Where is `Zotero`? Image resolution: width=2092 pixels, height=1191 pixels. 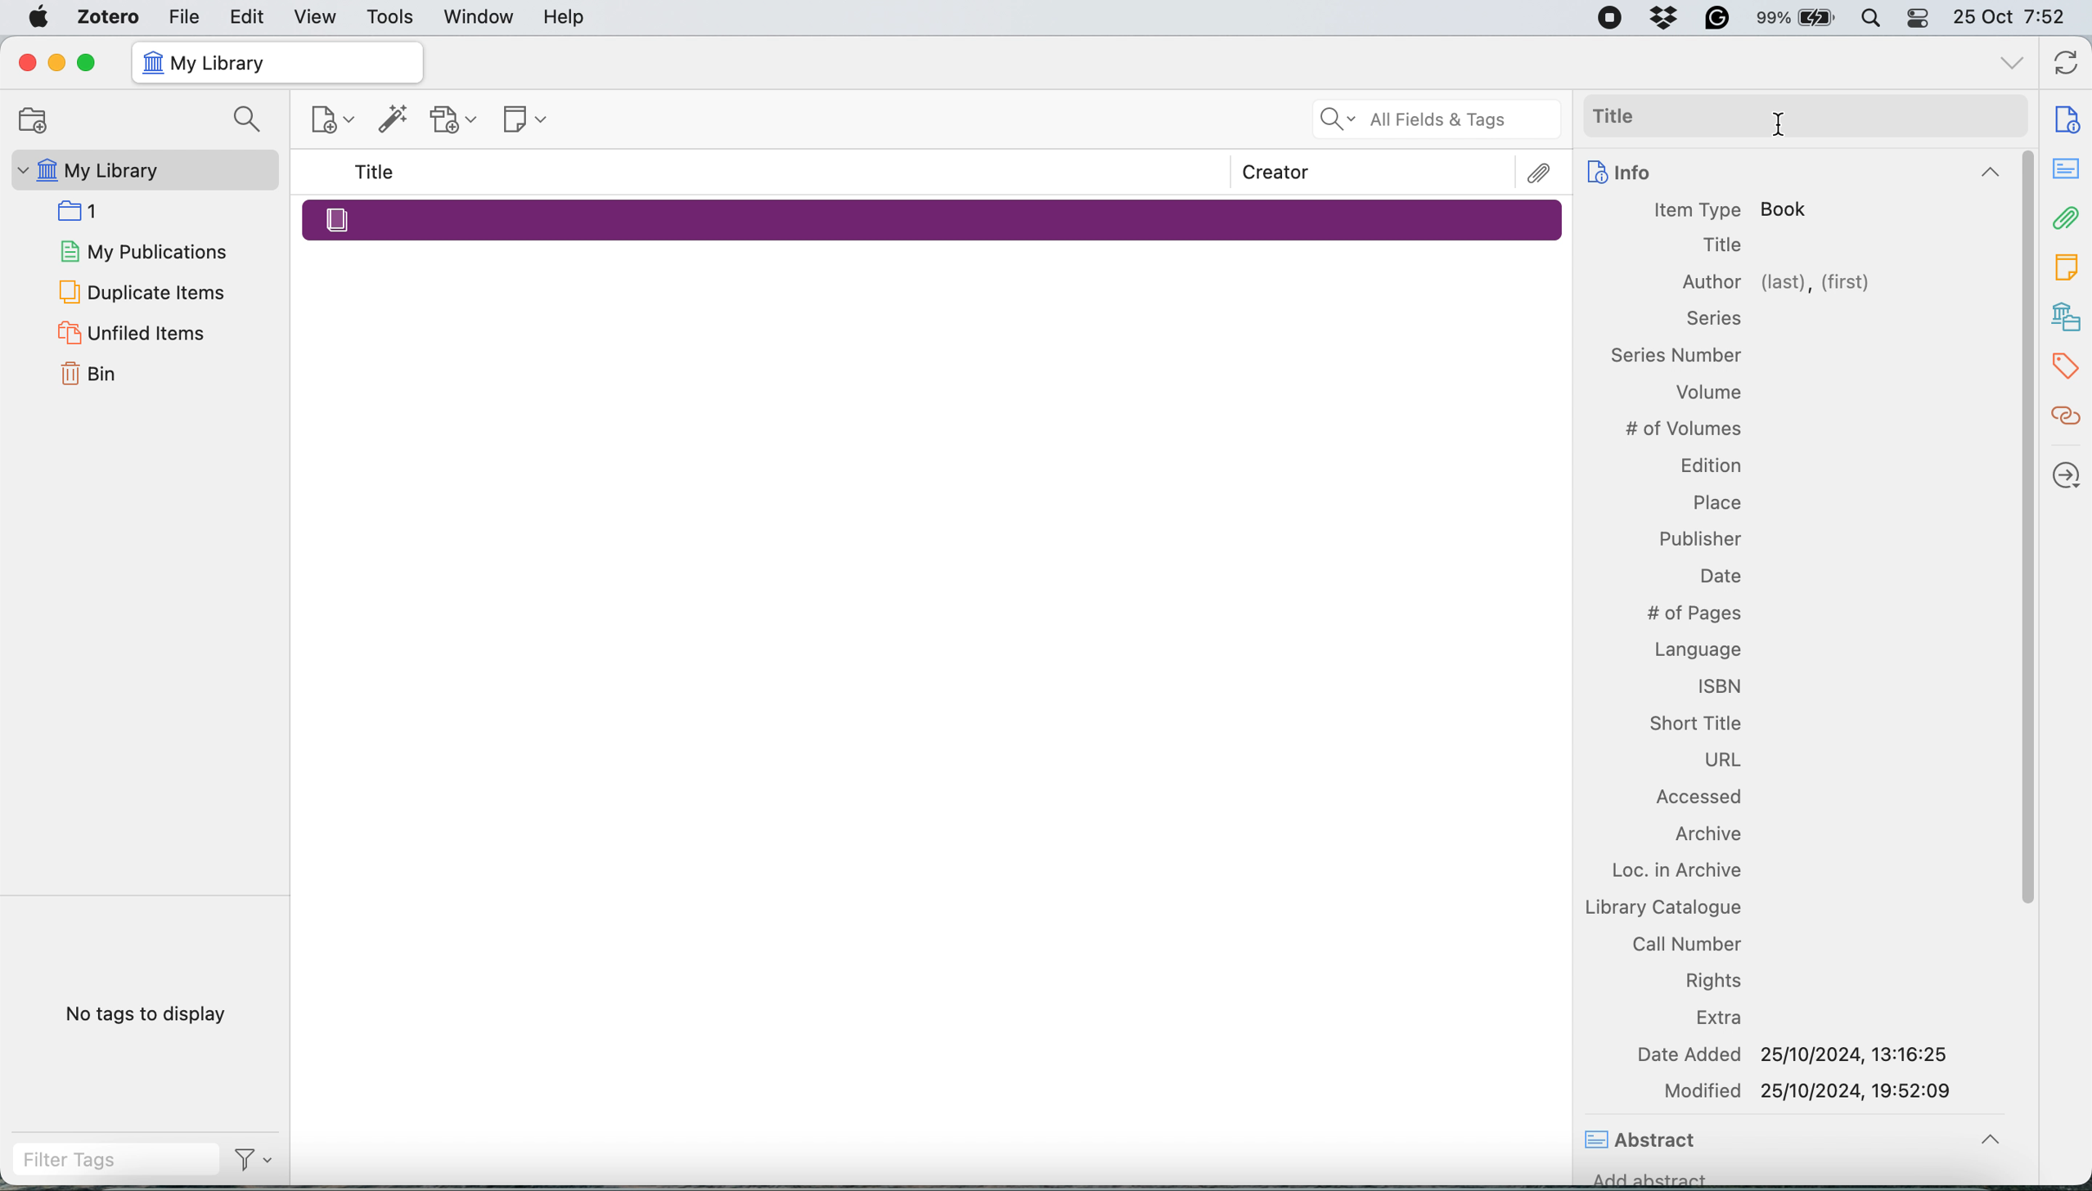 Zotero is located at coordinates (110, 16).